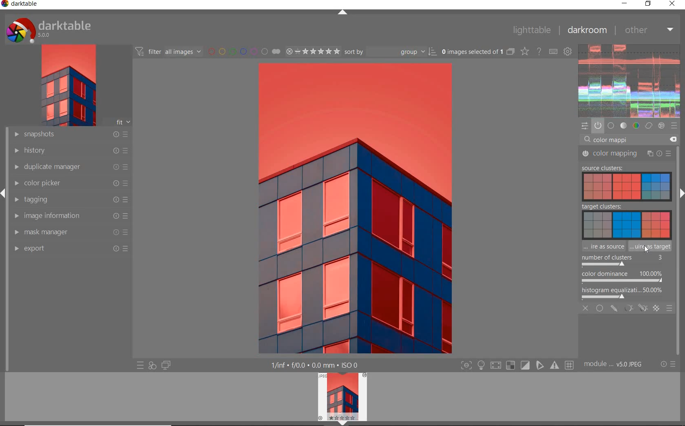  I want to click on TARGET CLUSTERS, so click(625, 220).